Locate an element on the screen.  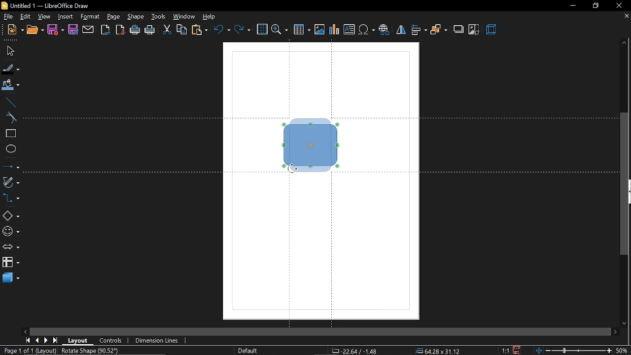
next page is located at coordinates (46, 341).